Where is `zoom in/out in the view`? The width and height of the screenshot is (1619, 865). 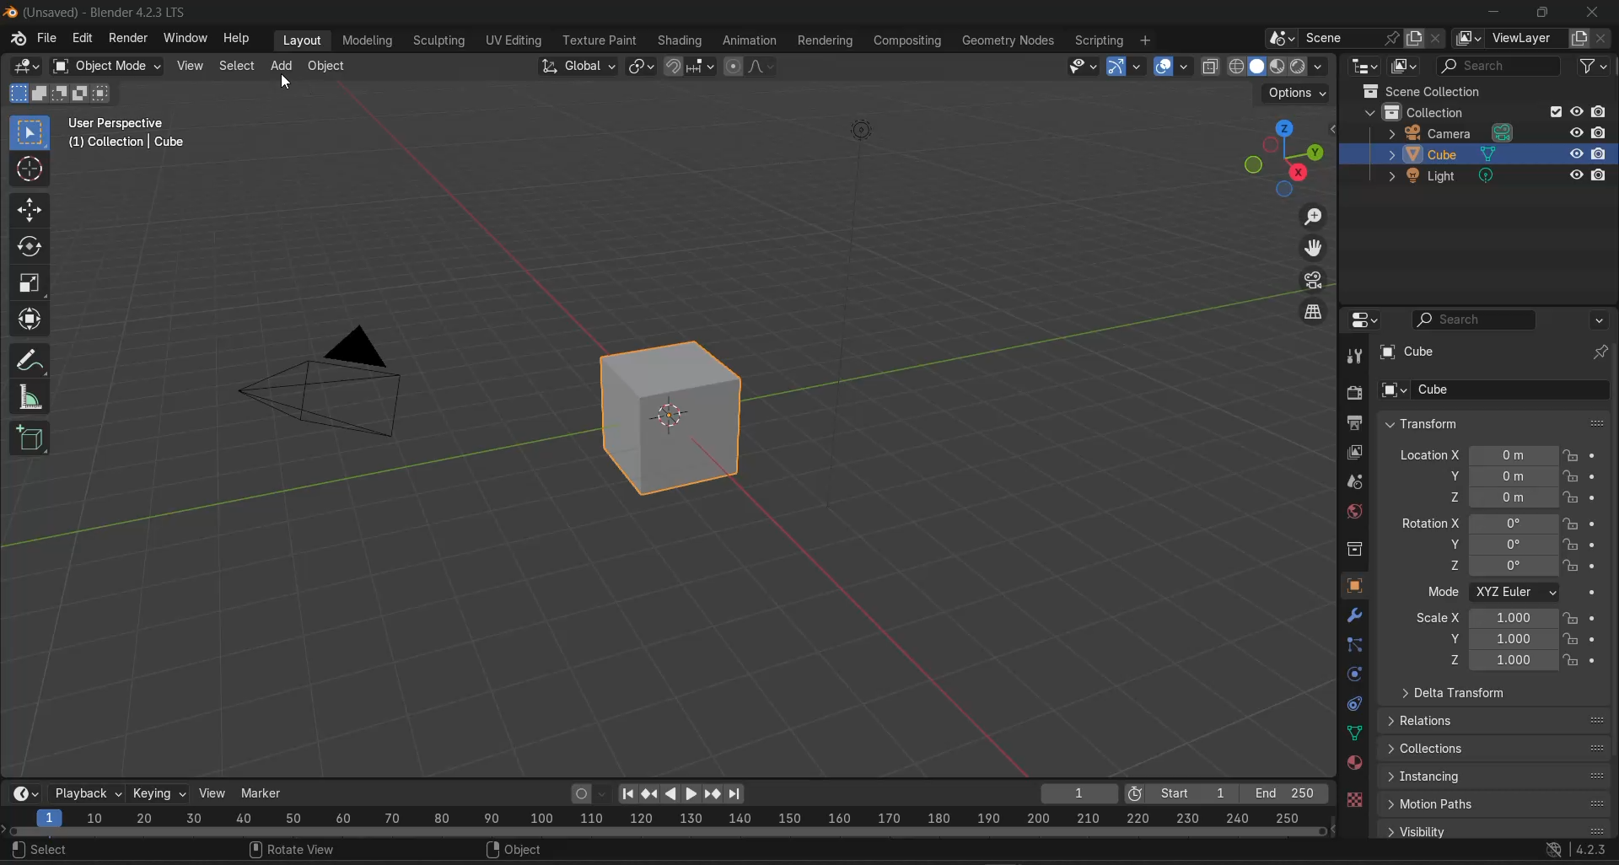
zoom in/out in the view is located at coordinates (1315, 216).